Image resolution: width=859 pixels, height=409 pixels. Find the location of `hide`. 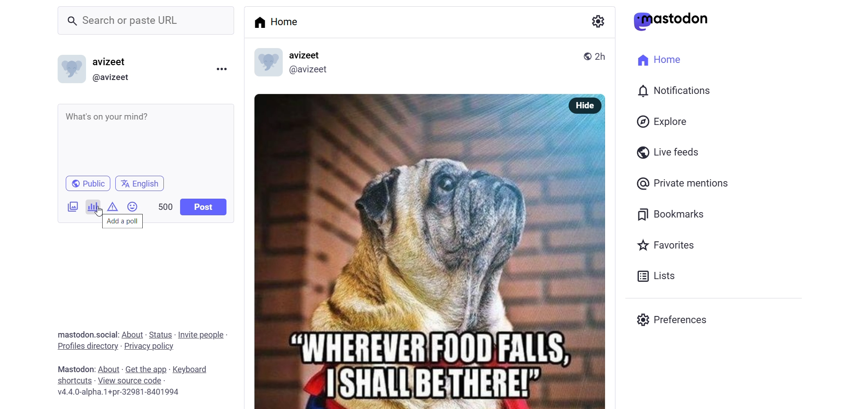

hide is located at coordinates (583, 106).